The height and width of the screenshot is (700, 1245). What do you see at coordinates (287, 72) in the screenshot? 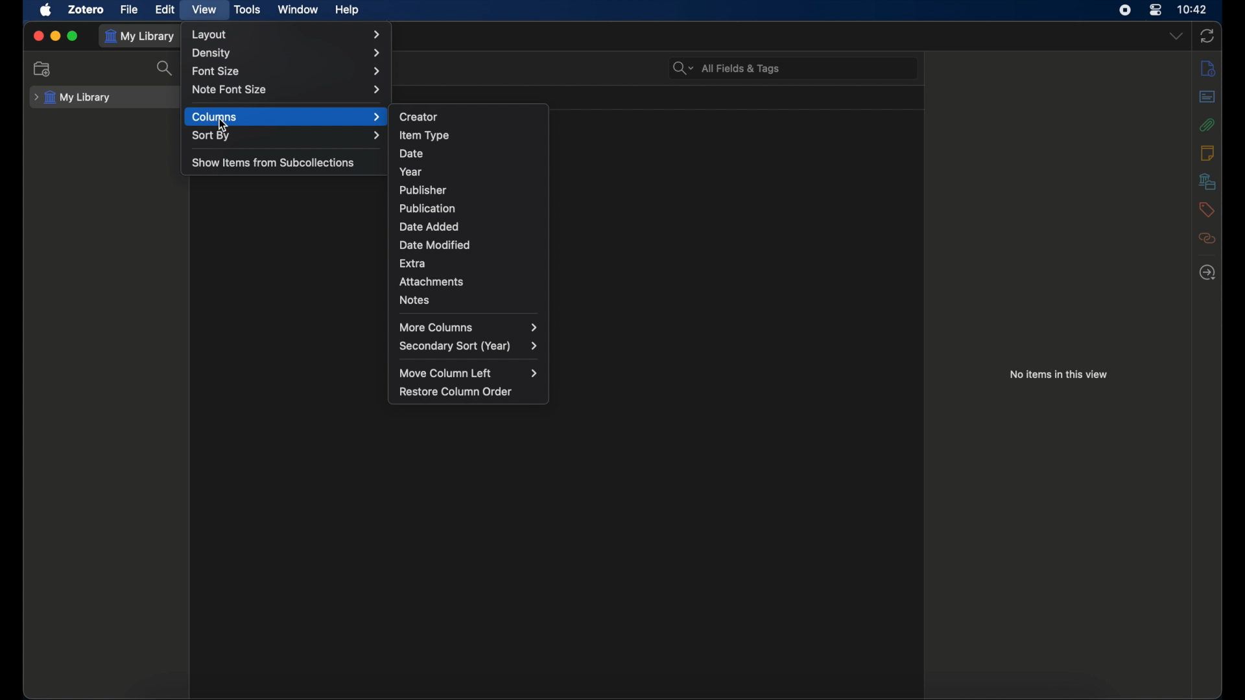
I see `font size` at bounding box center [287, 72].